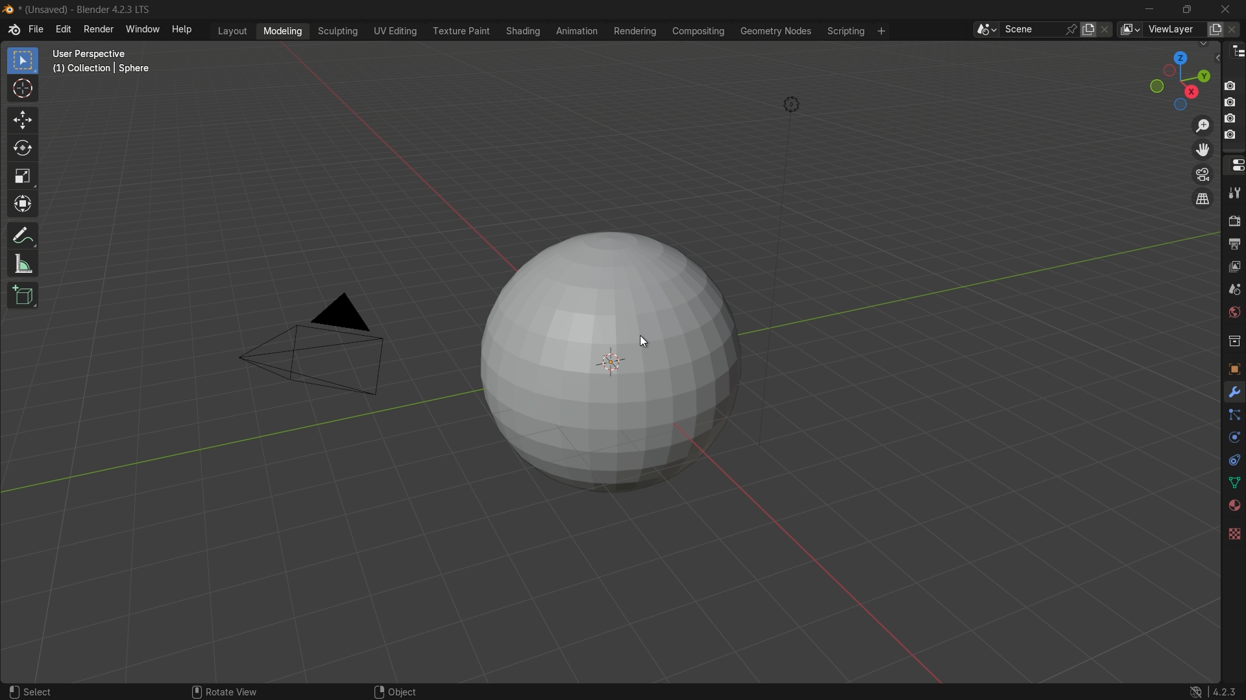  Describe the element at coordinates (1234, 244) in the screenshot. I see `output` at that location.